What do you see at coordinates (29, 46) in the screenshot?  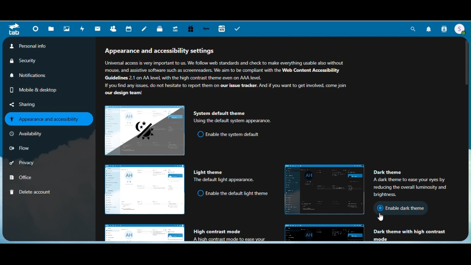 I see `Personal info` at bounding box center [29, 46].